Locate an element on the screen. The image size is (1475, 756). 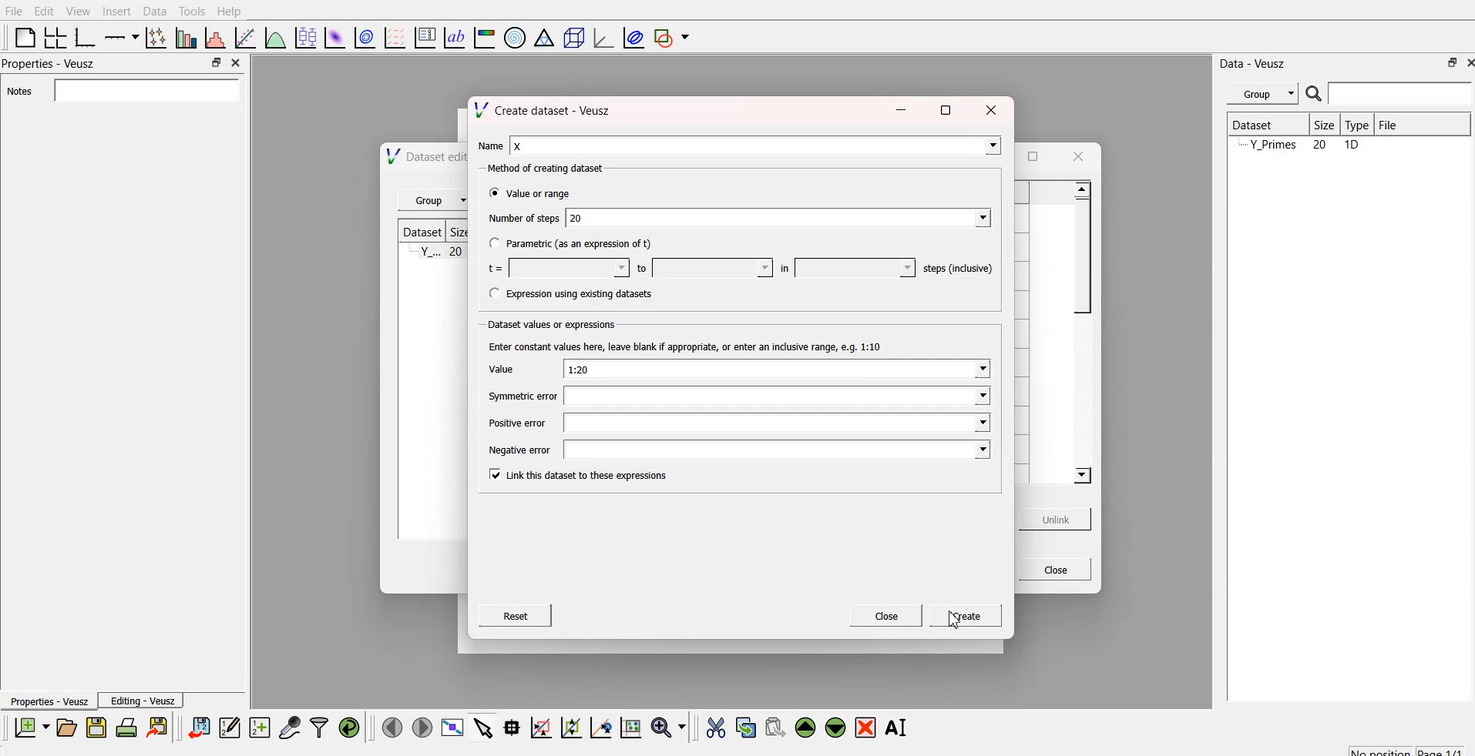
search bar is located at coordinates (143, 90).